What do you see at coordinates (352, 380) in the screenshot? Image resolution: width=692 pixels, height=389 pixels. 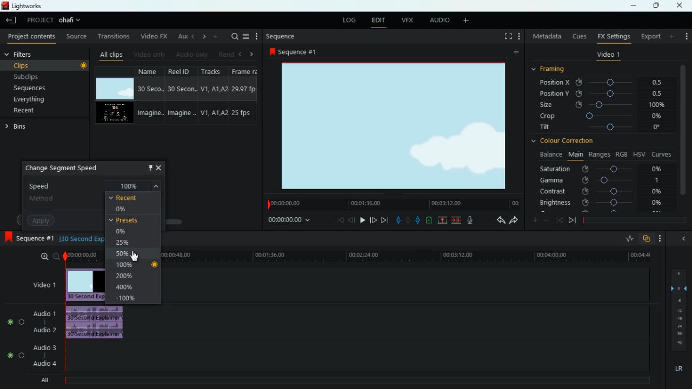 I see `timeline` at bounding box center [352, 380].